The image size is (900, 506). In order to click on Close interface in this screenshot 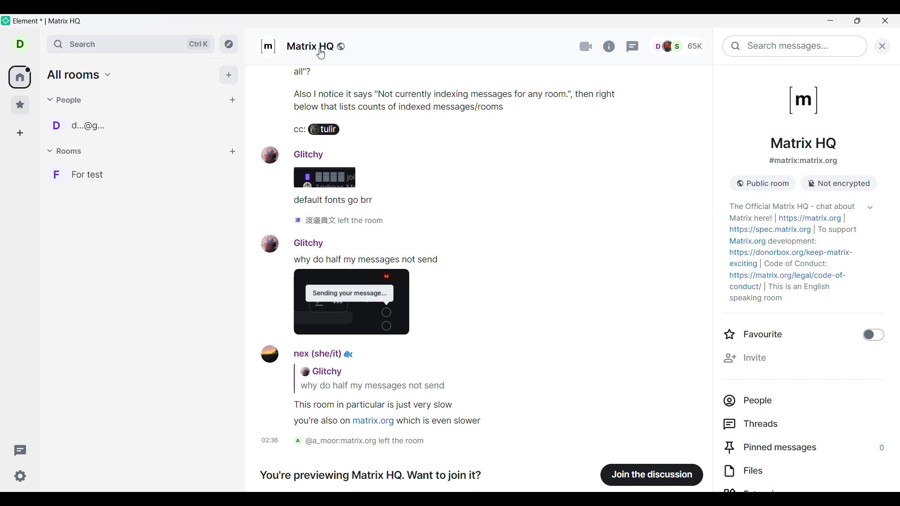, I will do `click(885, 21)`.